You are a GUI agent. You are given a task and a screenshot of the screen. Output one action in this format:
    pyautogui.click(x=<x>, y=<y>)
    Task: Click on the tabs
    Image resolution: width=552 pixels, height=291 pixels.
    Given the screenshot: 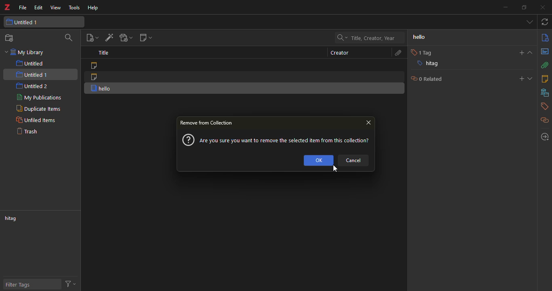 What is the action you would take?
    pyautogui.click(x=529, y=21)
    